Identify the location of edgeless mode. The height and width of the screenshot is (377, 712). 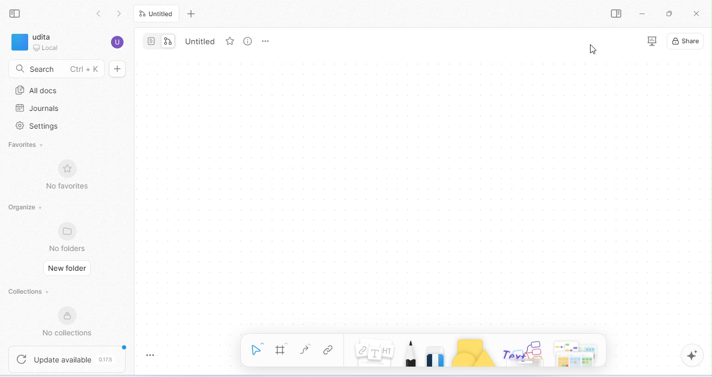
(169, 41).